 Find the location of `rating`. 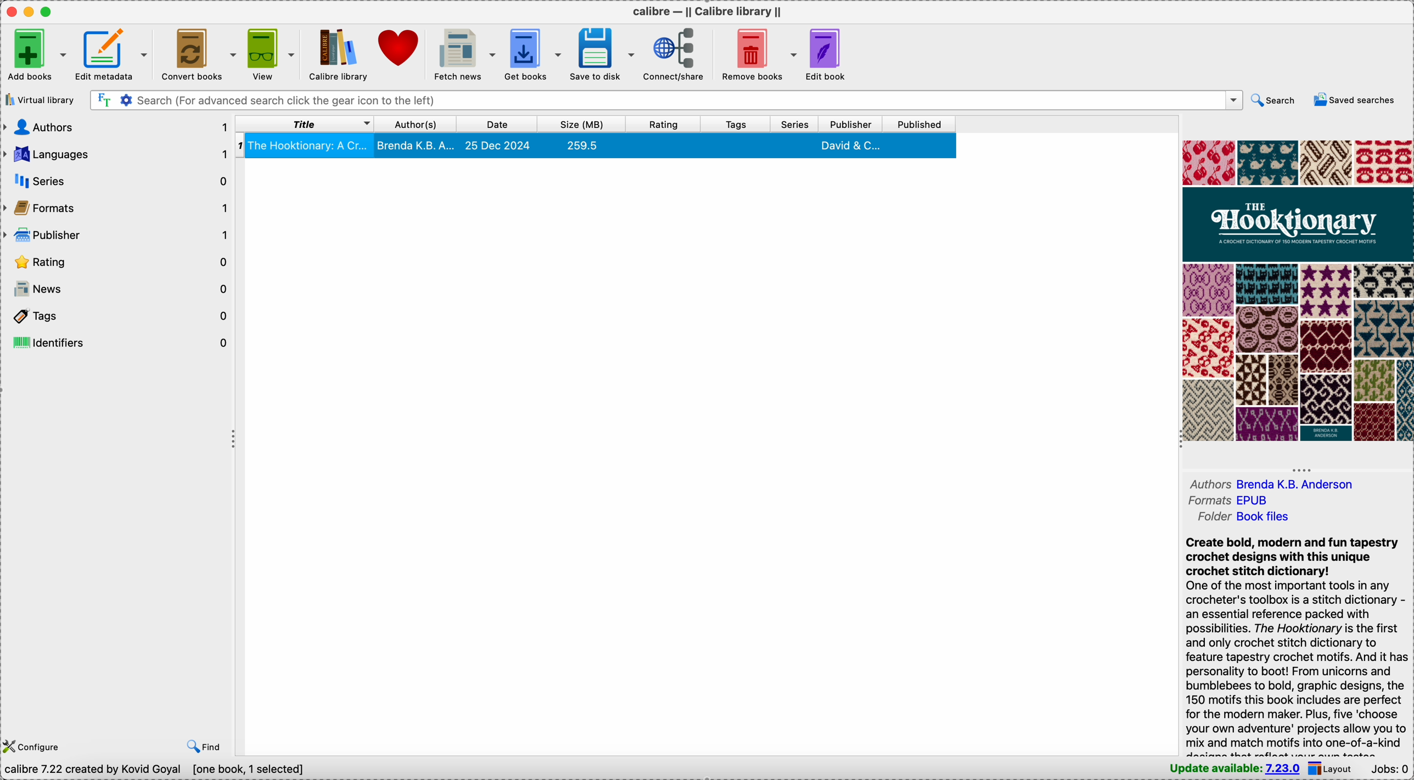

rating is located at coordinates (119, 261).